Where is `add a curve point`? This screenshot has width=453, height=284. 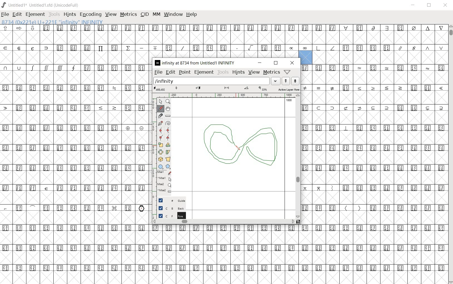
add a curve point is located at coordinates (161, 131).